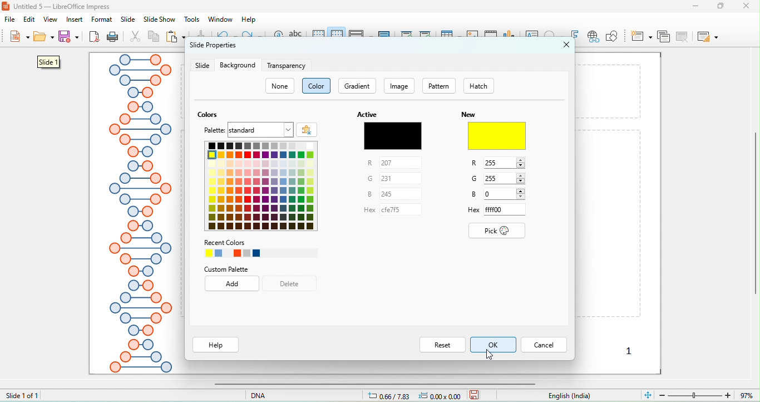 This screenshot has height=402, width=760. Describe the element at coordinates (499, 136) in the screenshot. I see `selected color changed` at that location.